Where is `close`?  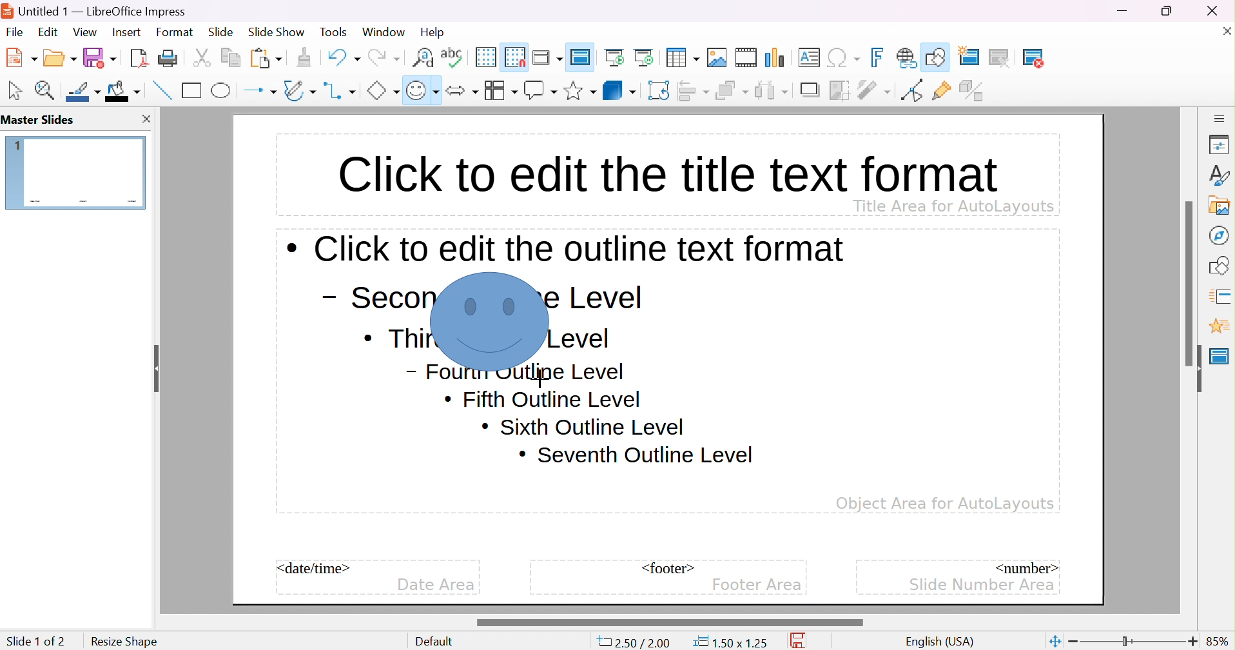 close is located at coordinates (1224, 30).